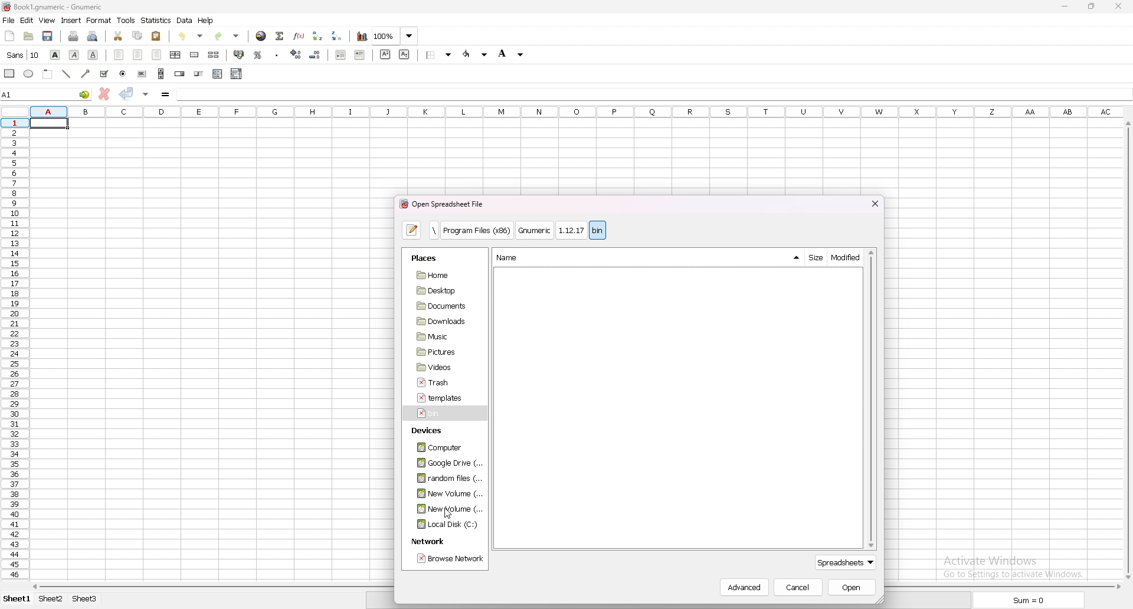  Describe the element at coordinates (145, 94) in the screenshot. I see `accept change in multiple cell` at that location.